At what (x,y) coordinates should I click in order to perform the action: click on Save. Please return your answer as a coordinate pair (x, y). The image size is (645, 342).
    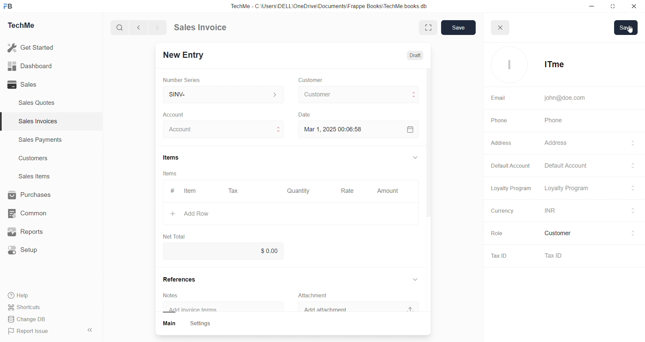
    Looking at the image, I should click on (626, 28).